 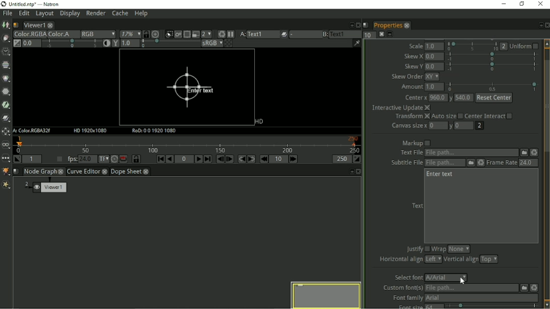 What do you see at coordinates (406, 298) in the screenshot?
I see `Font family` at bounding box center [406, 298].